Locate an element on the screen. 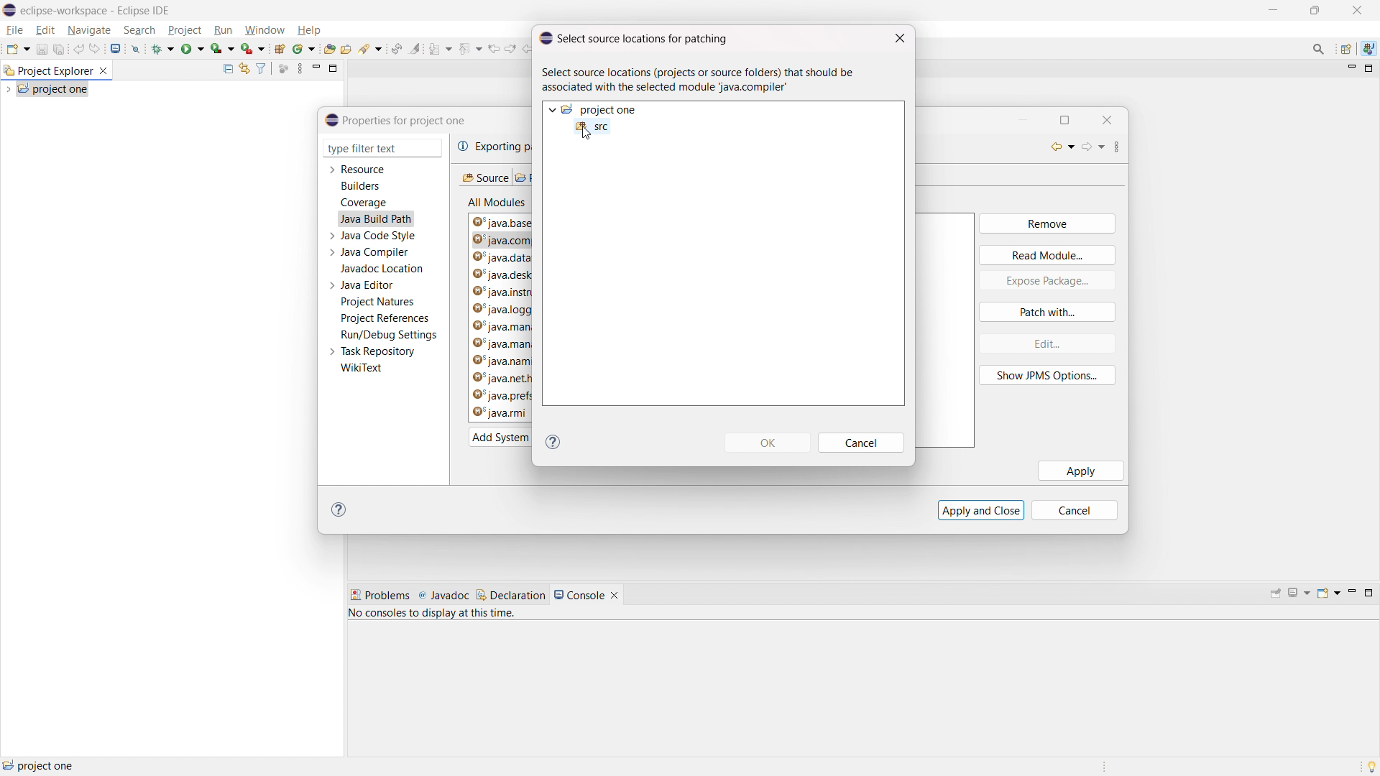 The width and height of the screenshot is (1380, 776). new is located at coordinates (17, 48).